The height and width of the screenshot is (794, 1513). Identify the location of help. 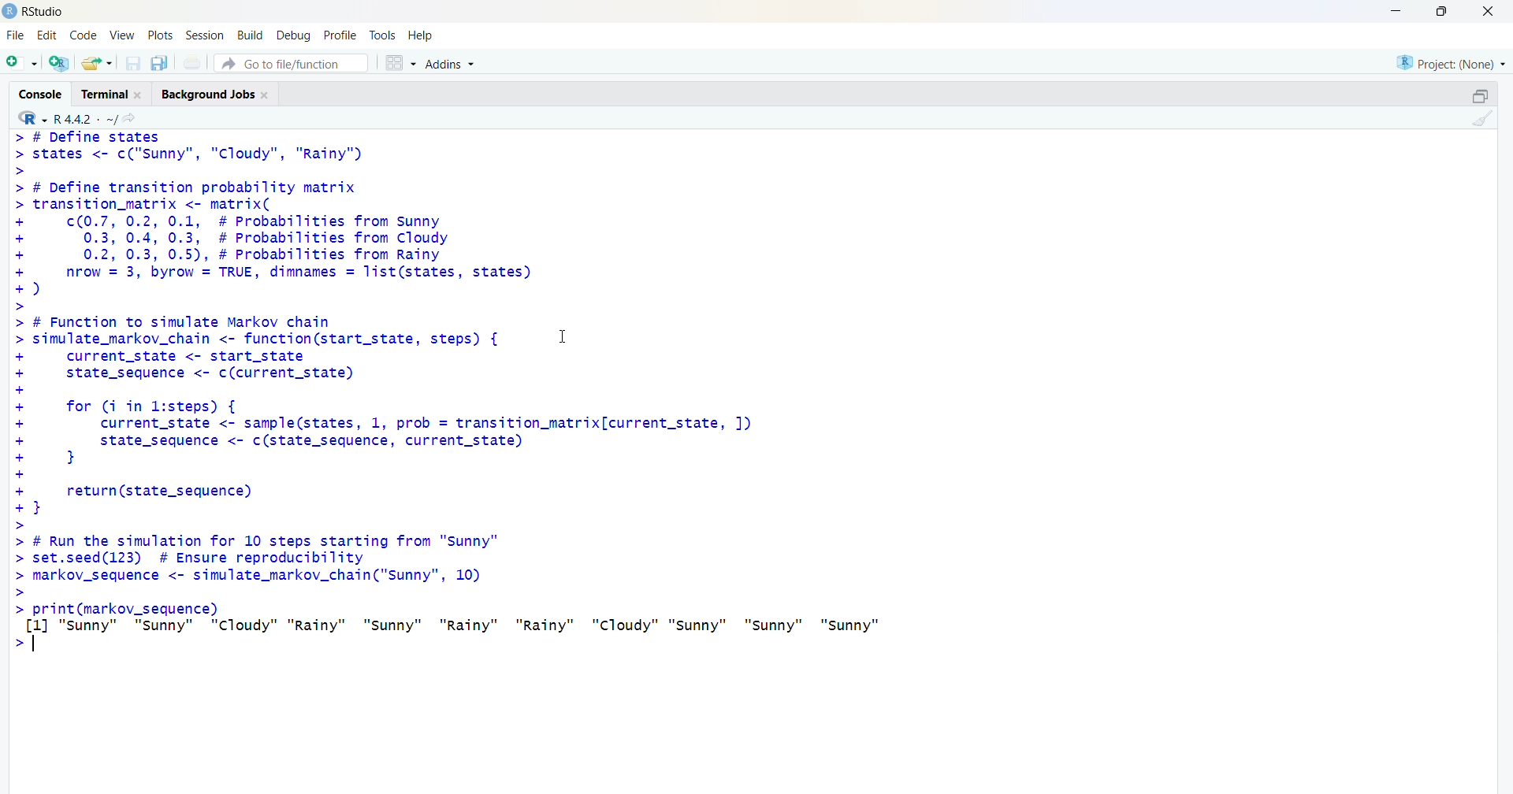
(422, 35).